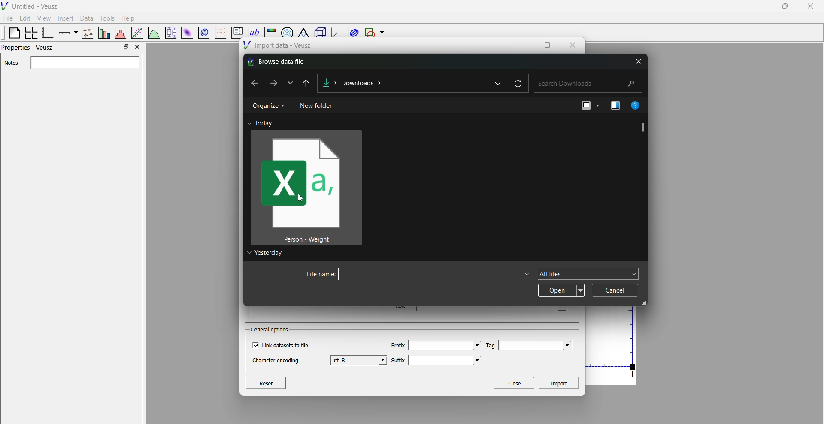  What do you see at coordinates (398, 358) in the screenshot?
I see `Suffix` at bounding box center [398, 358].